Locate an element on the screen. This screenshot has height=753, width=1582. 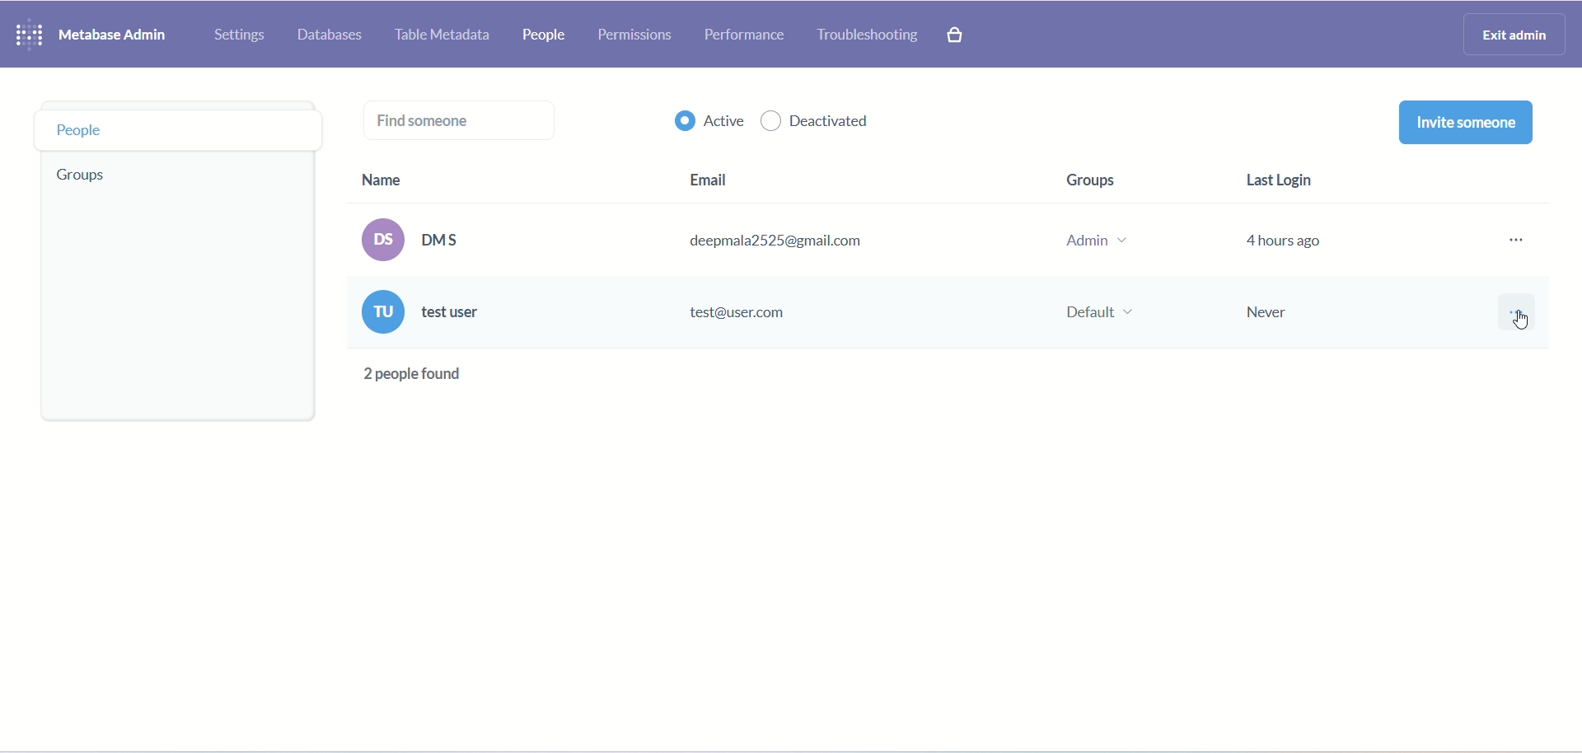
email is located at coordinates (775, 178).